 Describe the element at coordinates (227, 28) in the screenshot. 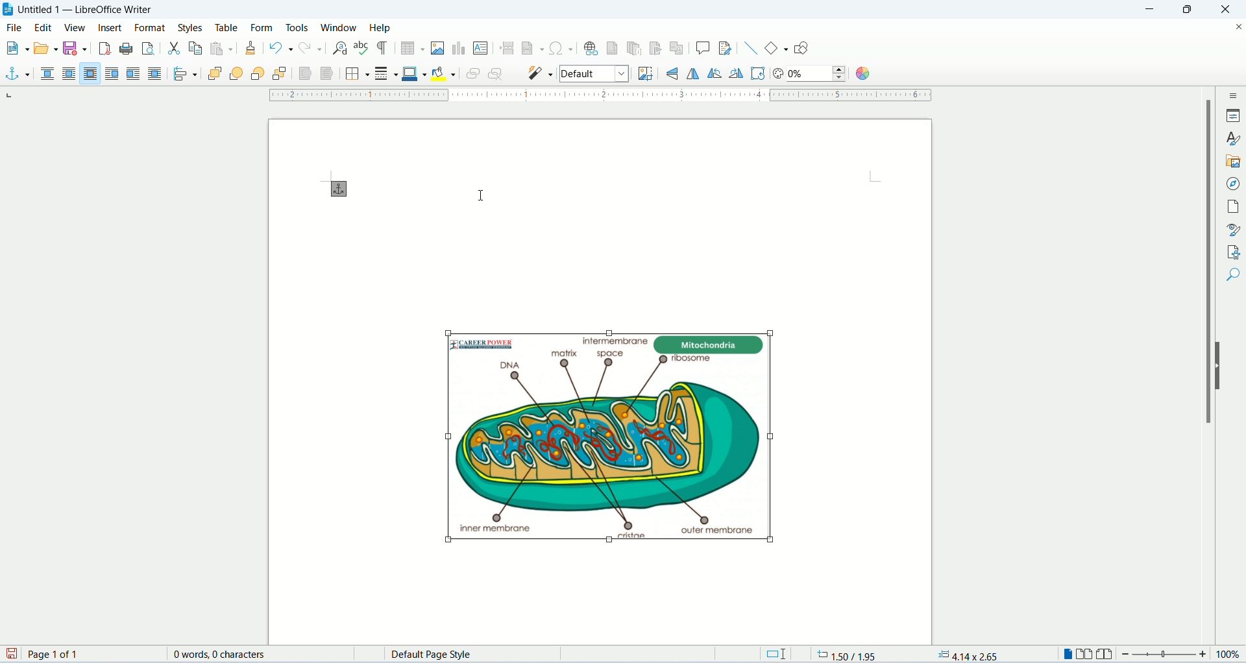

I see `table` at that location.